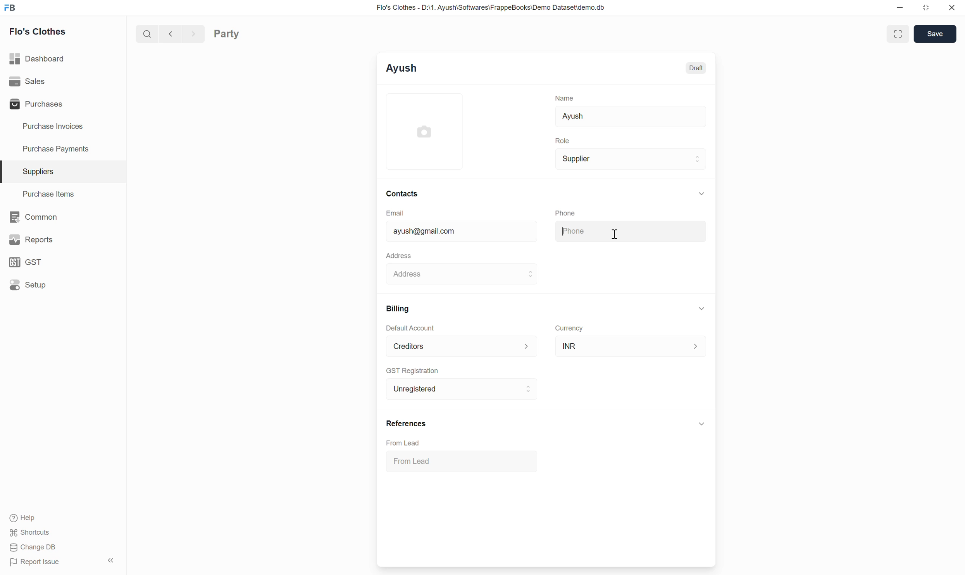 This screenshot has height=575, width=965. I want to click on GST Registration, so click(412, 371).